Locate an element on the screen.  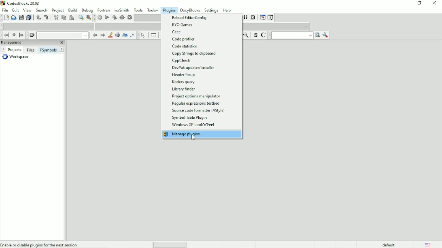
File is located at coordinates (4, 10).